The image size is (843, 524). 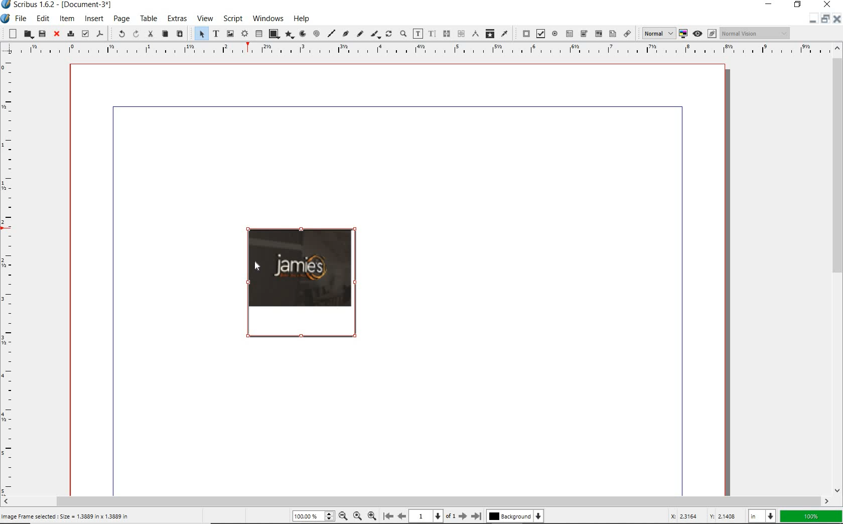 What do you see at coordinates (474, 34) in the screenshot?
I see `measurements` at bounding box center [474, 34].